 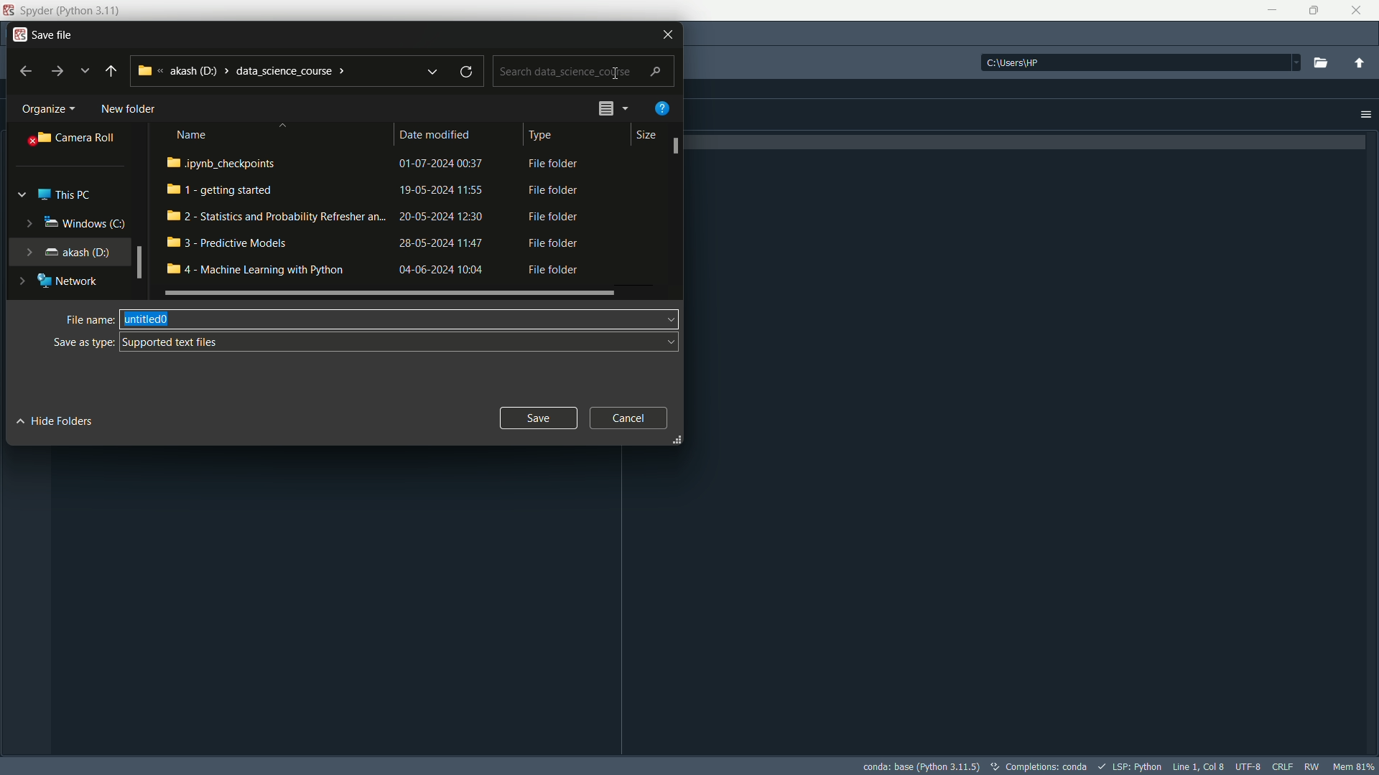 What do you see at coordinates (85, 72) in the screenshot?
I see `recent locations` at bounding box center [85, 72].